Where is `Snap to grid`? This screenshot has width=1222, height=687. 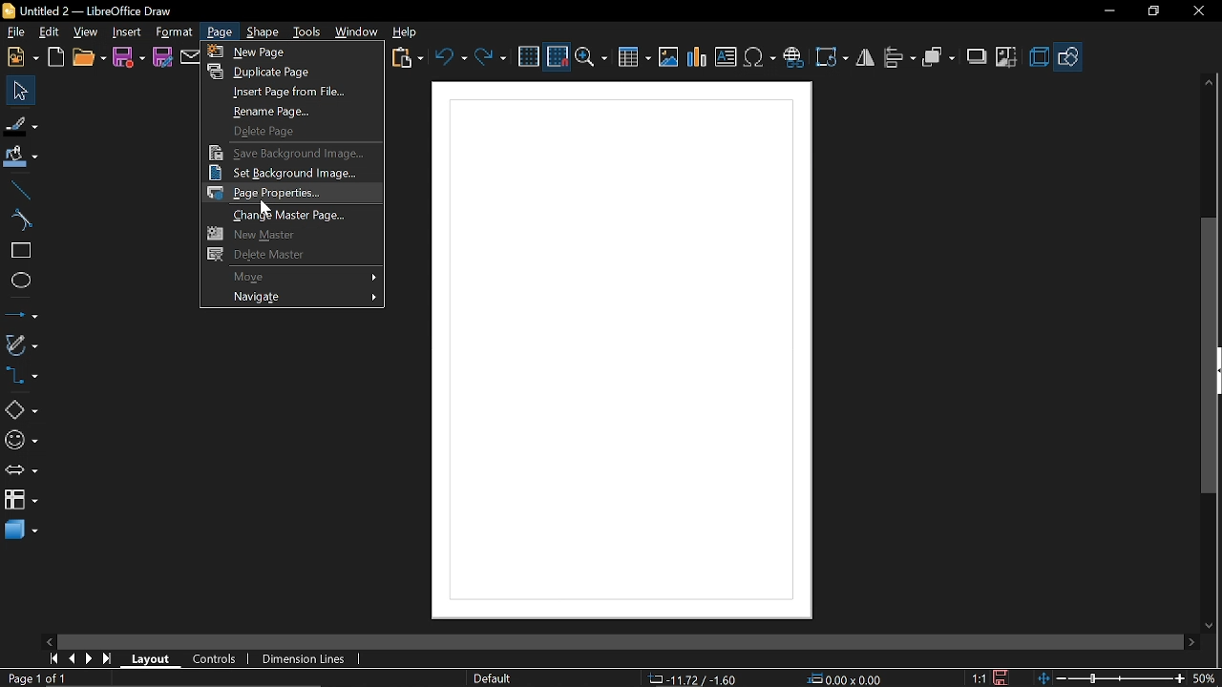 Snap to grid is located at coordinates (558, 56).